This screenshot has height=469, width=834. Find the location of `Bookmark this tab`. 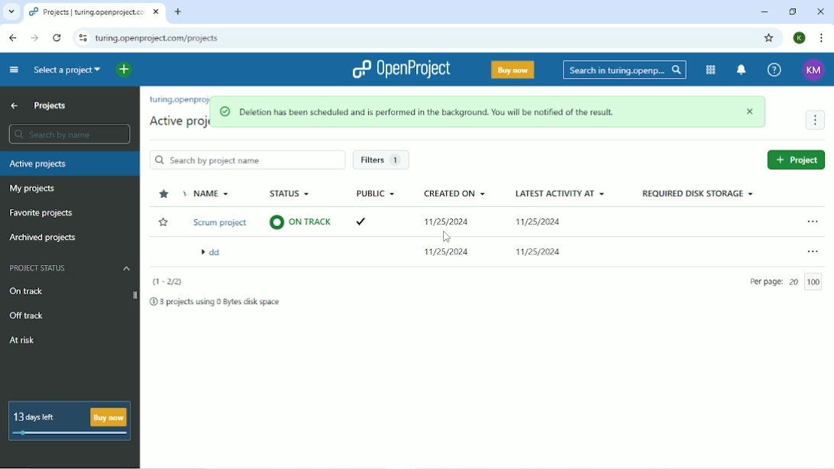

Bookmark this tab is located at coordinates (770, 37).